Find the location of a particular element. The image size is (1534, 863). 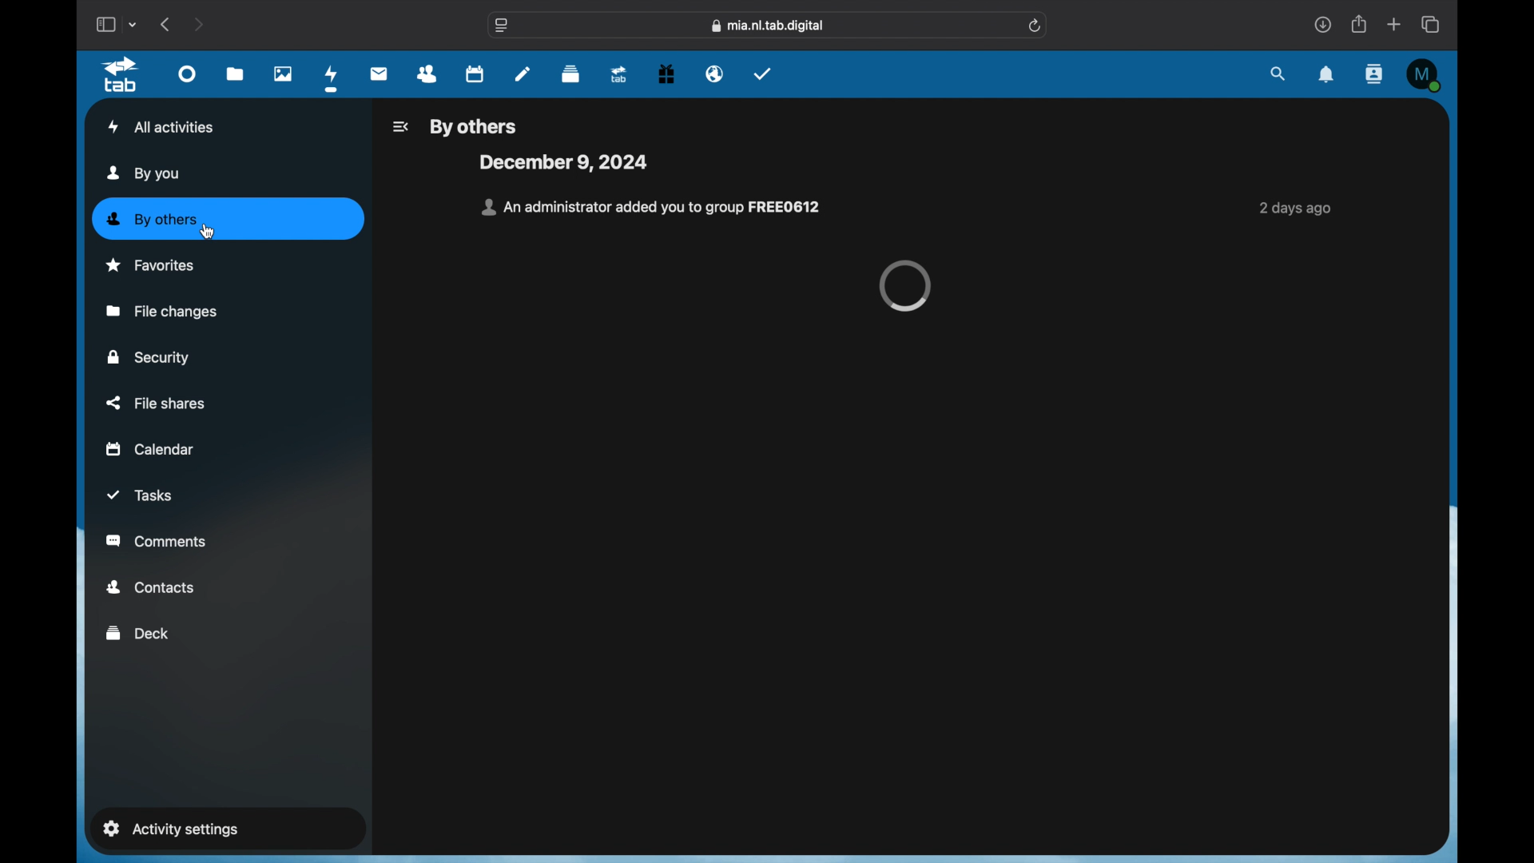

new tab is located at coordinates (1394, 24).